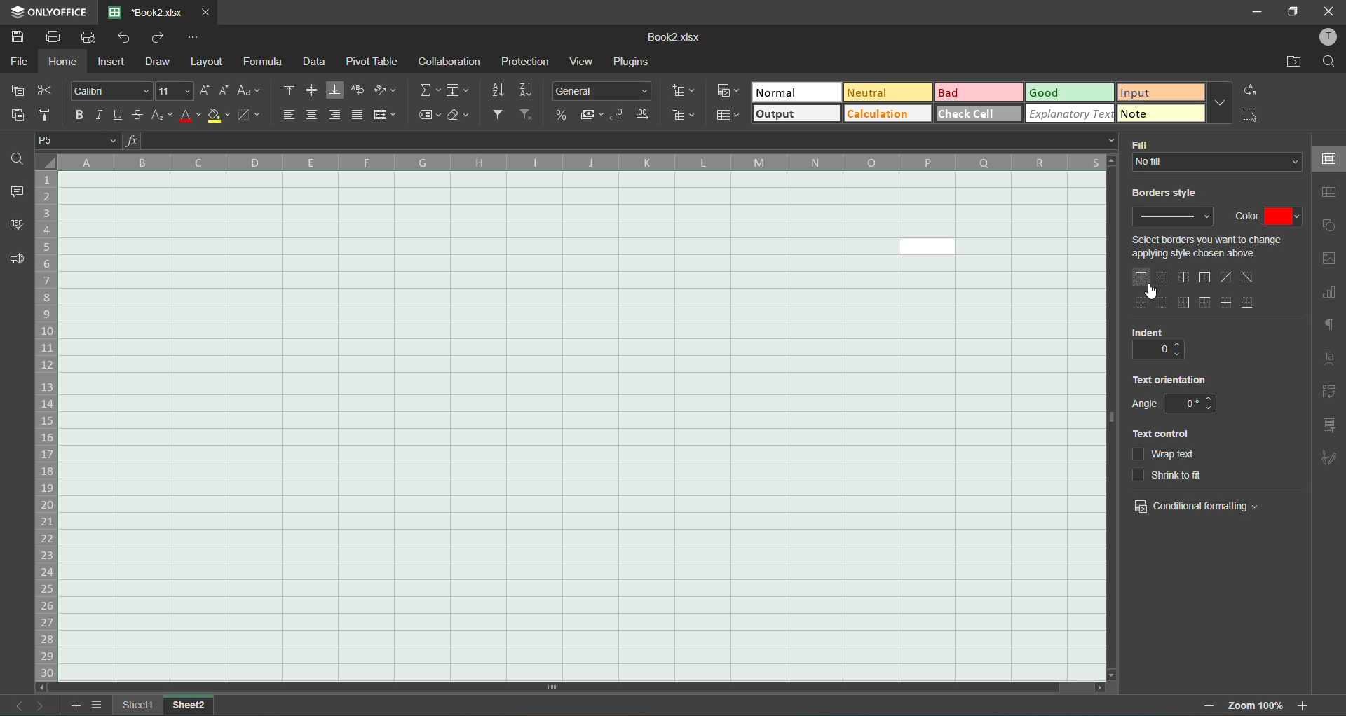  Describe the element at coordinates (160, 62) in the screenshot. I see `draw` at that location.